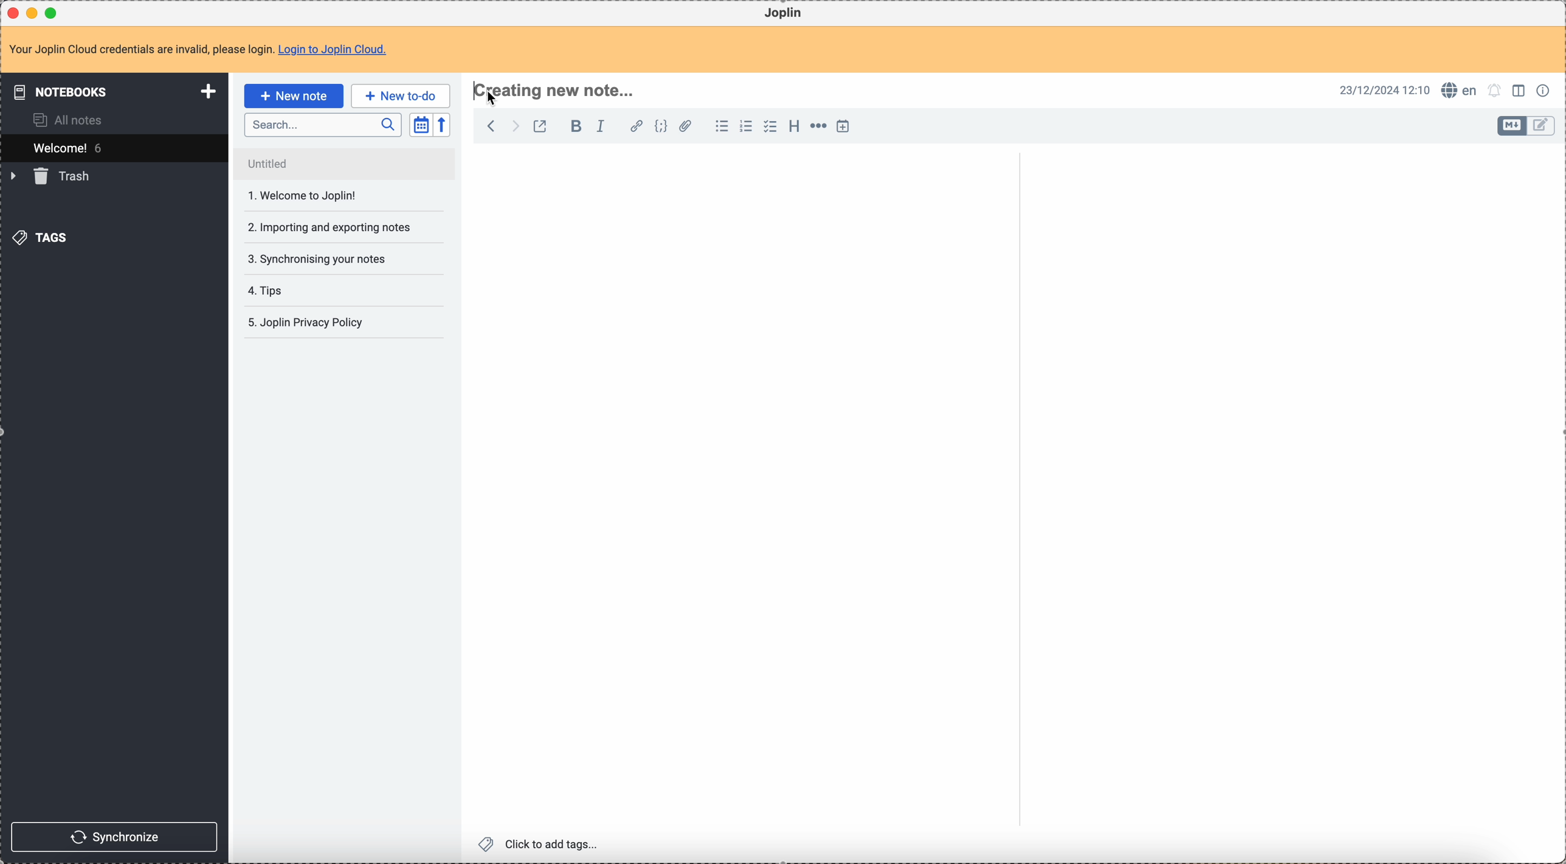  What do you see at coordinates (198, 50) in the screenshot?
I see `note` at bounding box center [198, 50].